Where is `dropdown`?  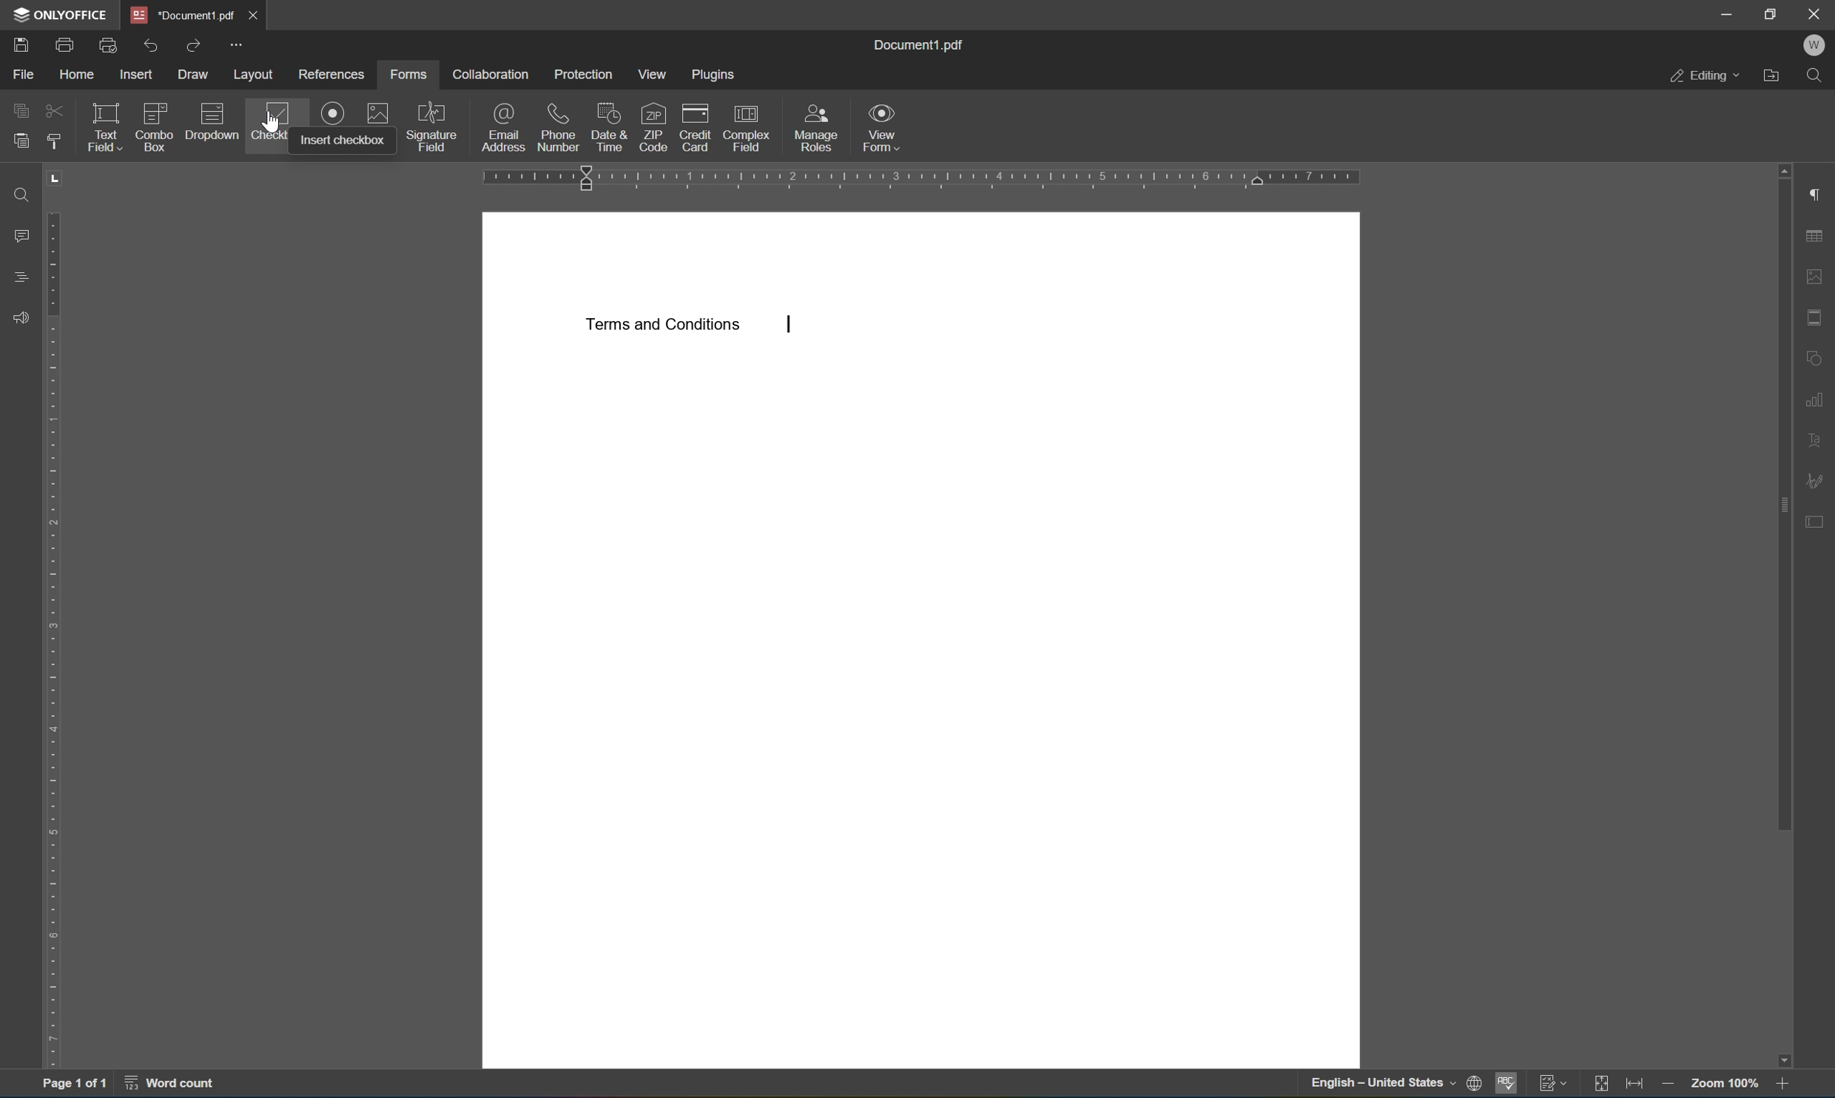
dropdown is located at coordinates (212, 120).